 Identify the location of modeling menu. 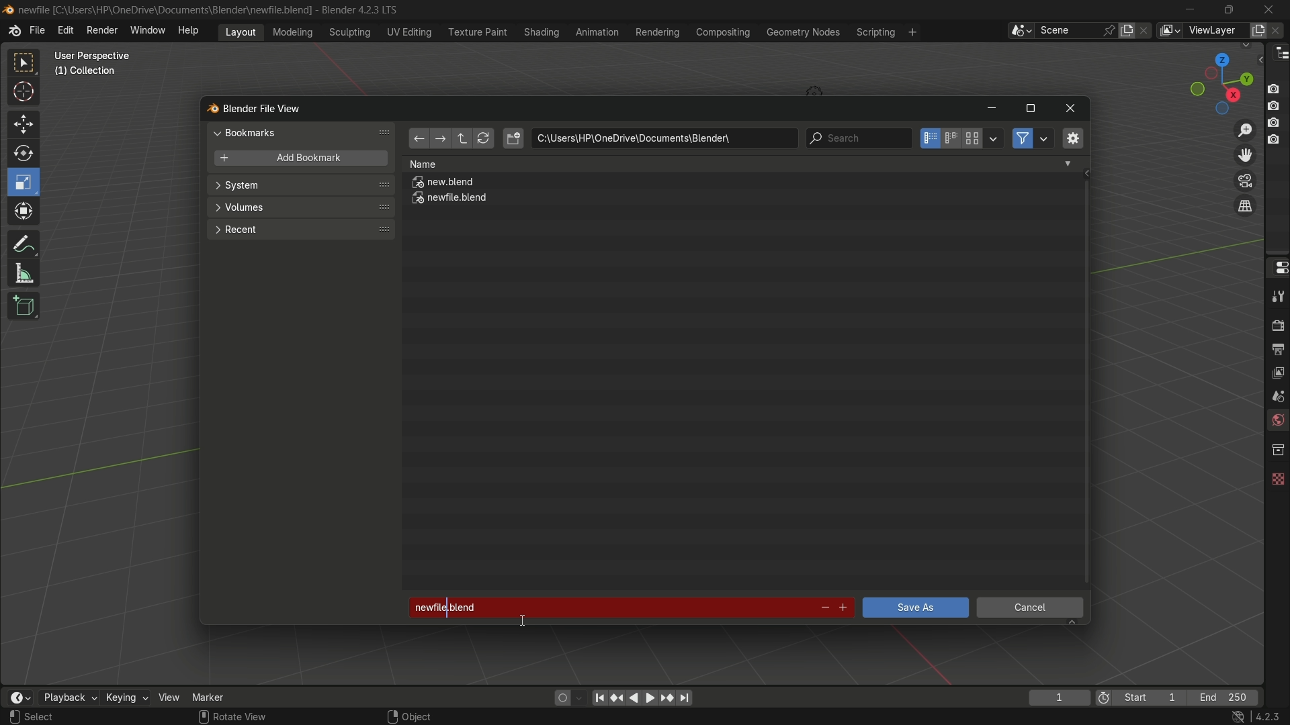
(294, 31).